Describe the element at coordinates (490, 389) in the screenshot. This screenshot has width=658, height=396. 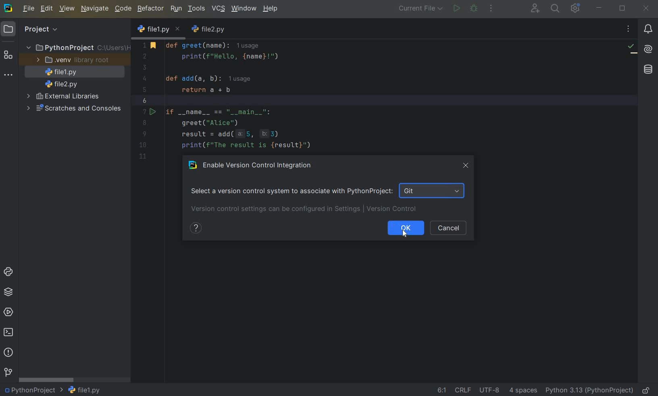
I see `file encoding` at that location.